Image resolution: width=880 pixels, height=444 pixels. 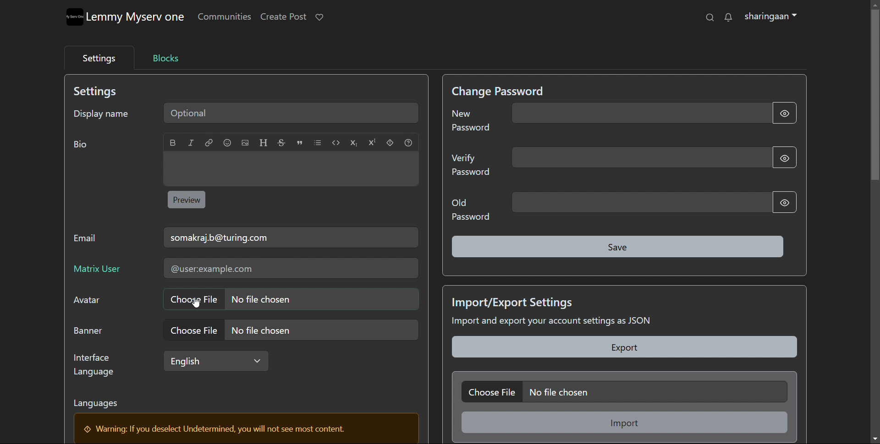 I want to click on help, so click(x=409, y=143).